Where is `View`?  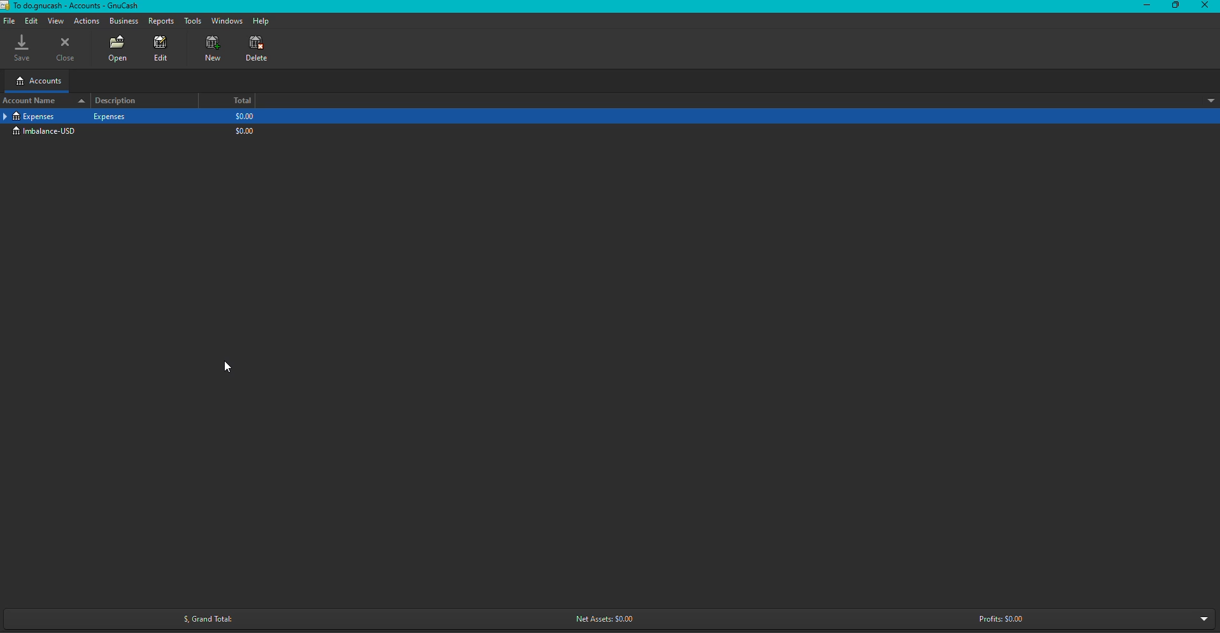 View is located at coordinates (56, 20).